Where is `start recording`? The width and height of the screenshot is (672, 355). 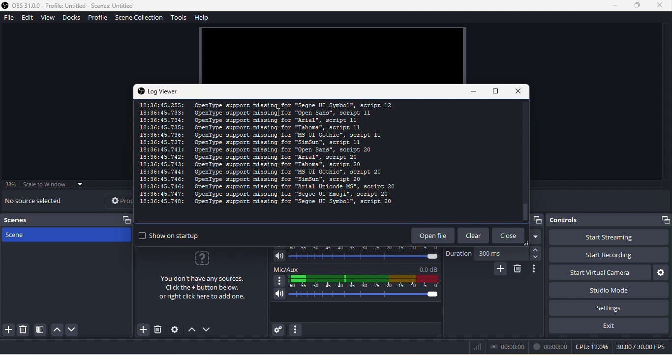 start recording is located at coordinates (610, 255).